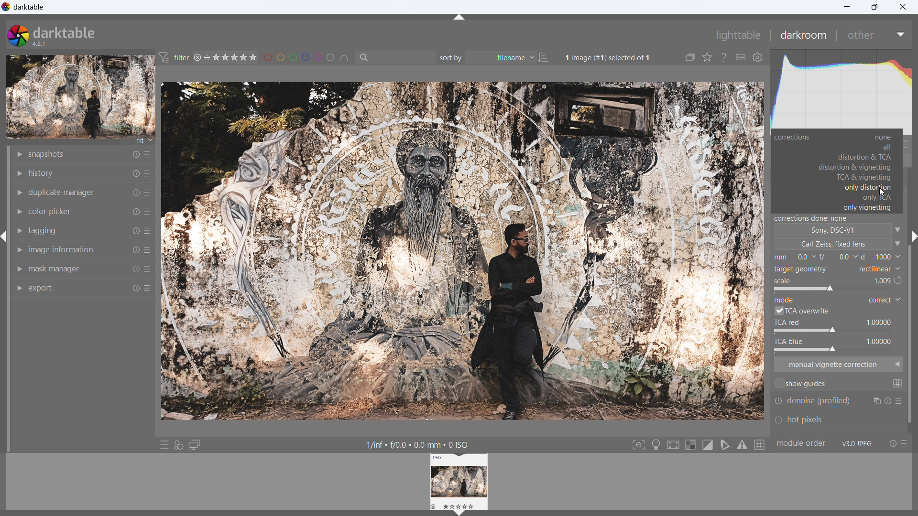 The width and height of the screenshot is (918, 516). What do you see at coordinates (135, 250) in the screenshot?
I see `reset` at bounding box center [135, 250].